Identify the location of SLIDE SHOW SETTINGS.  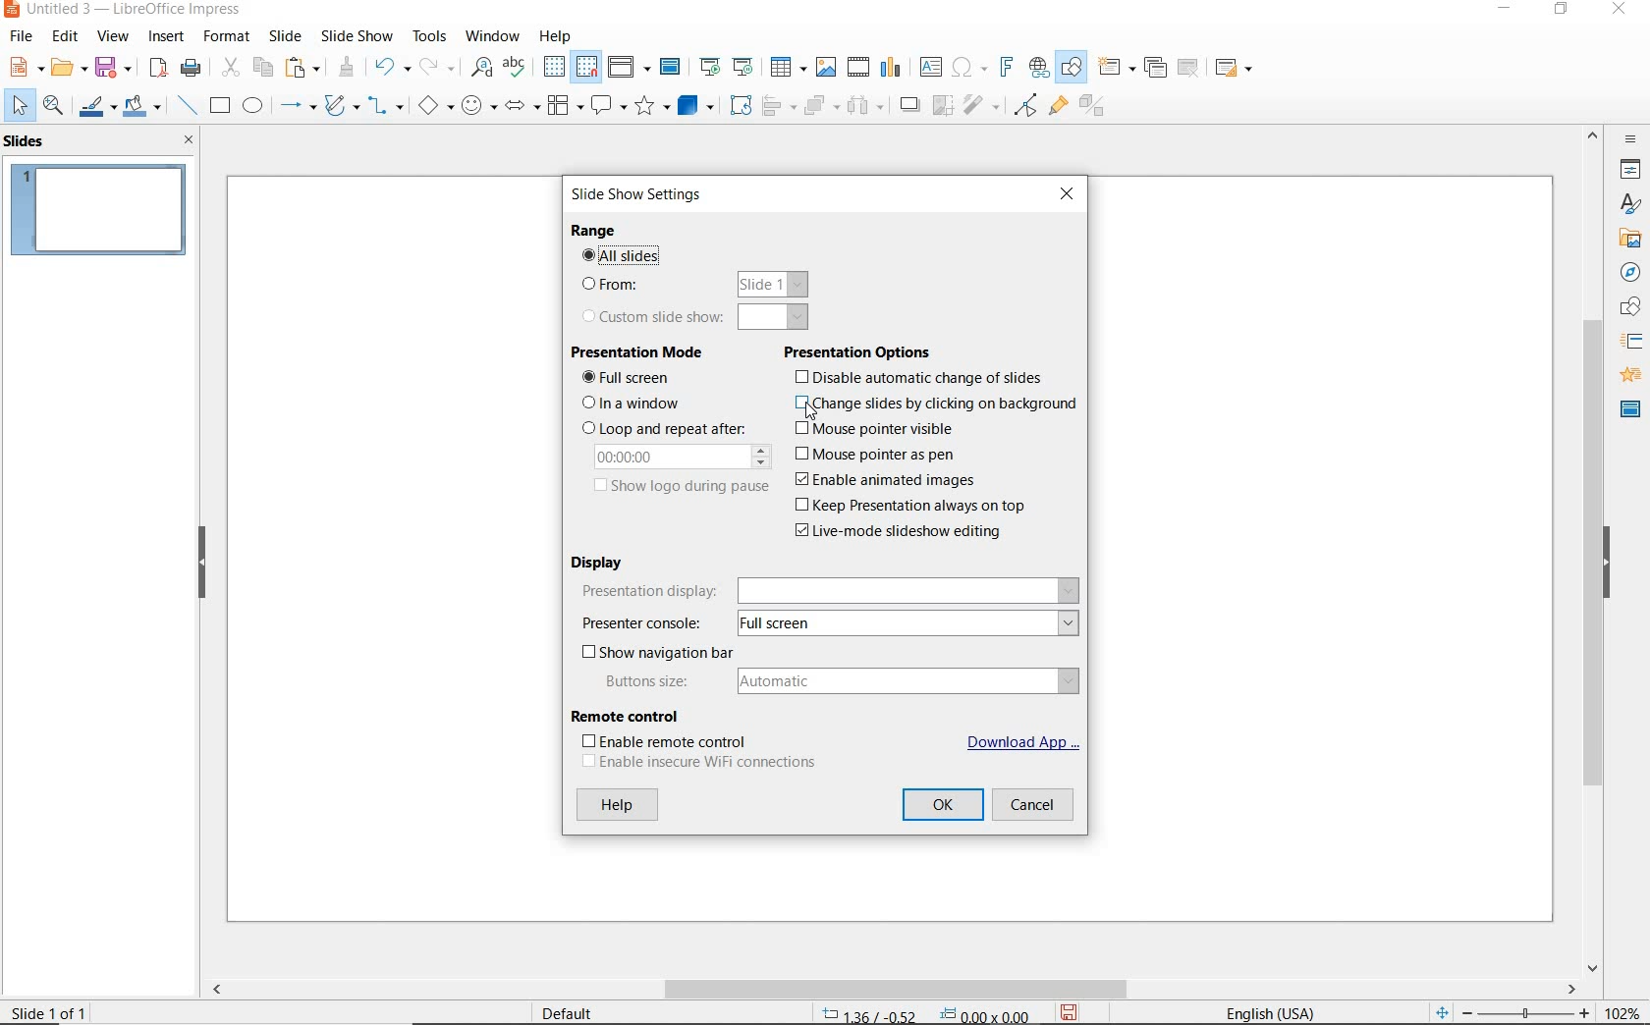
(656, 194).